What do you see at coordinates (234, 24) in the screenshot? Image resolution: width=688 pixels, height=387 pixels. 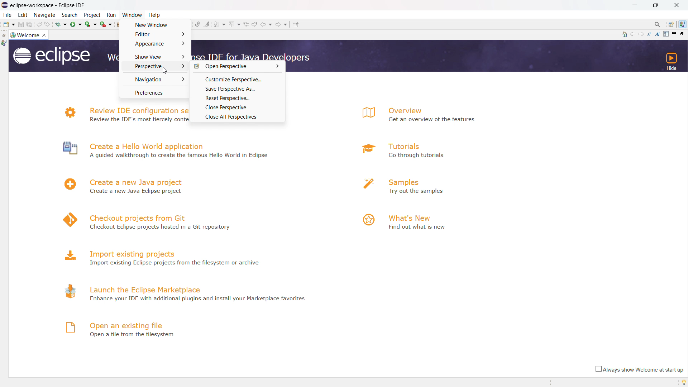 I see `previous annotation` at bounding box center [234, 24].